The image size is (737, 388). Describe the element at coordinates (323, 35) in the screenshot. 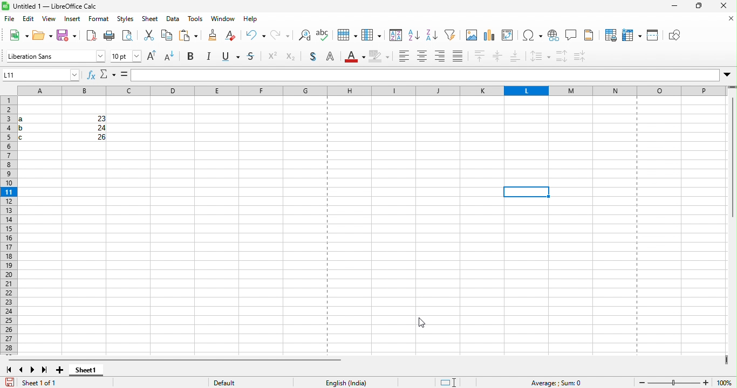

I see `row` at that location.